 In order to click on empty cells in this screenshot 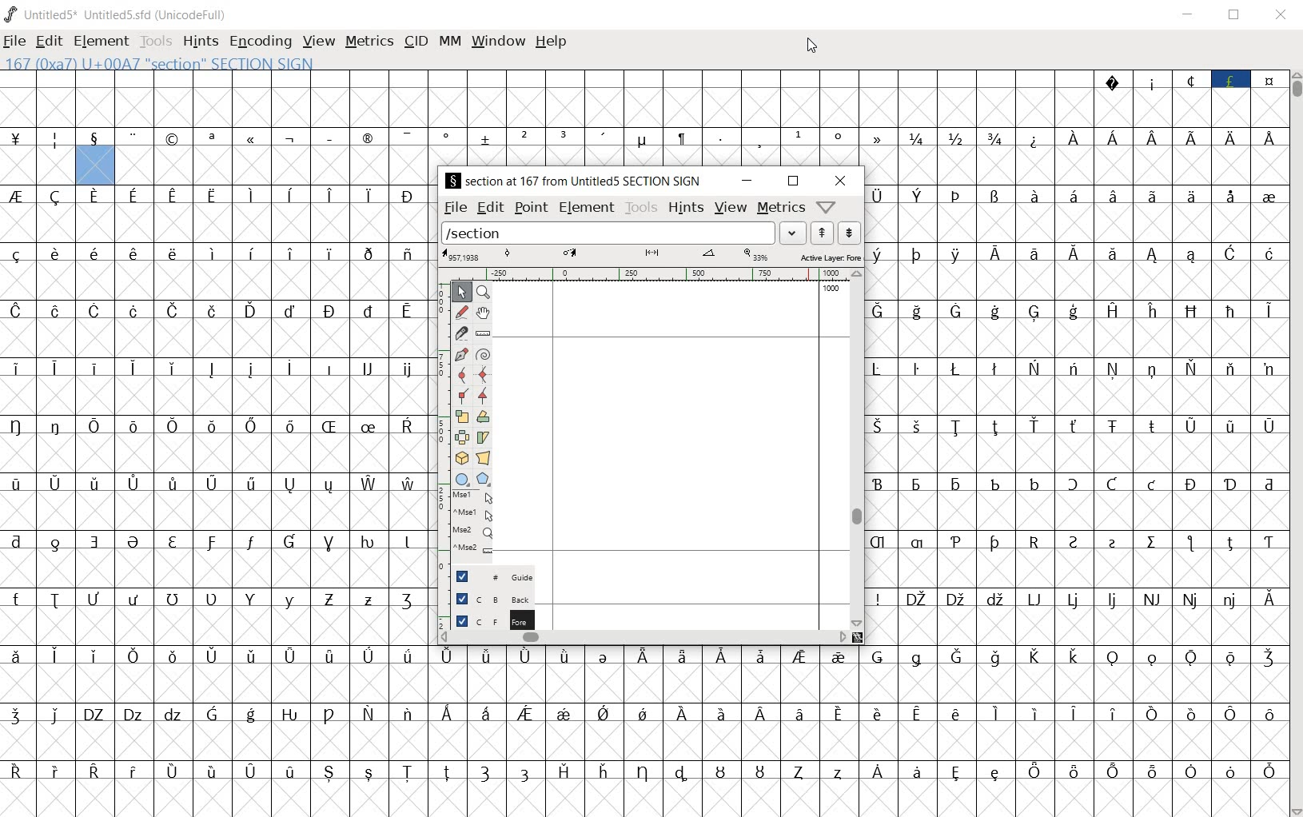, I will do `click(218, 628)`.